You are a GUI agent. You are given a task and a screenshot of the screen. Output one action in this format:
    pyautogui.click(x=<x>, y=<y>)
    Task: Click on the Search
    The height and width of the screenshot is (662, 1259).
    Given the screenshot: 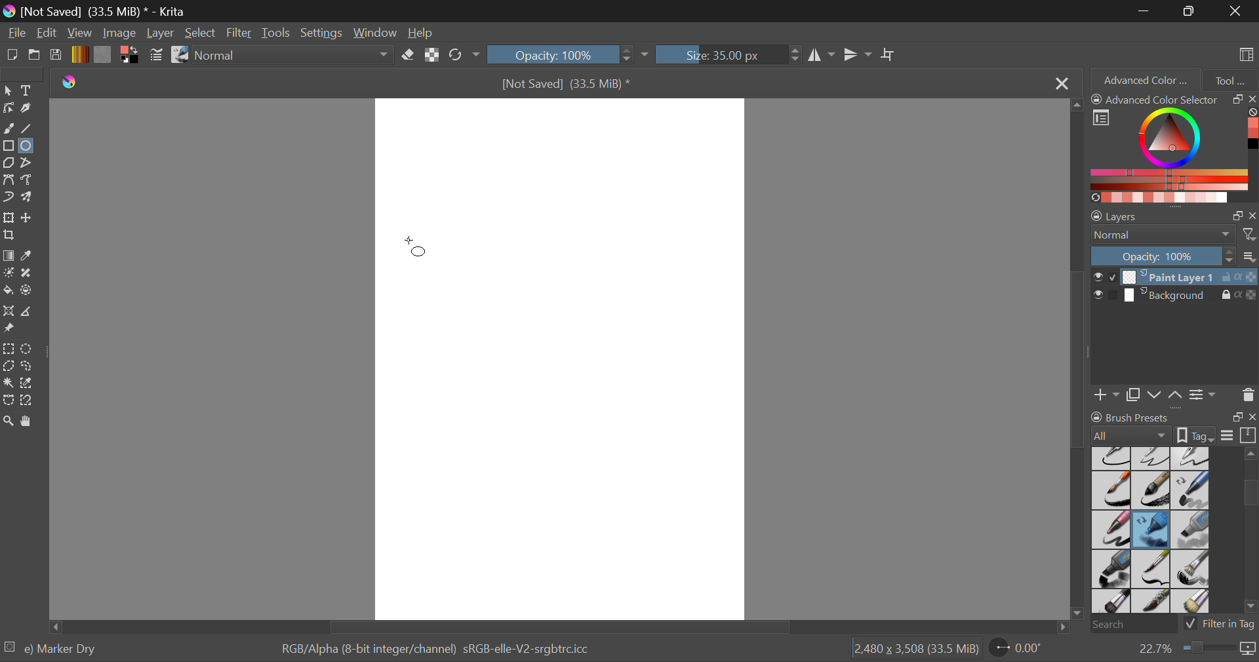 What is the action you would take?
    pyautogui.click(x=1130, y=625)
    